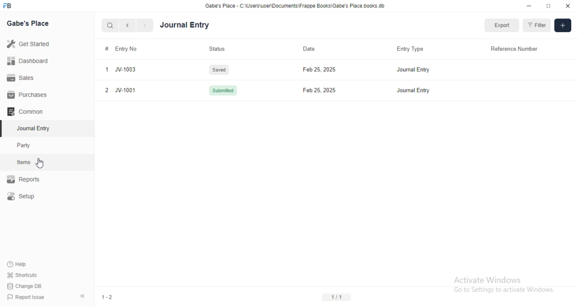 The height and width of the screenshot is (307, 578). I want to click on Export., so click(502, 25).